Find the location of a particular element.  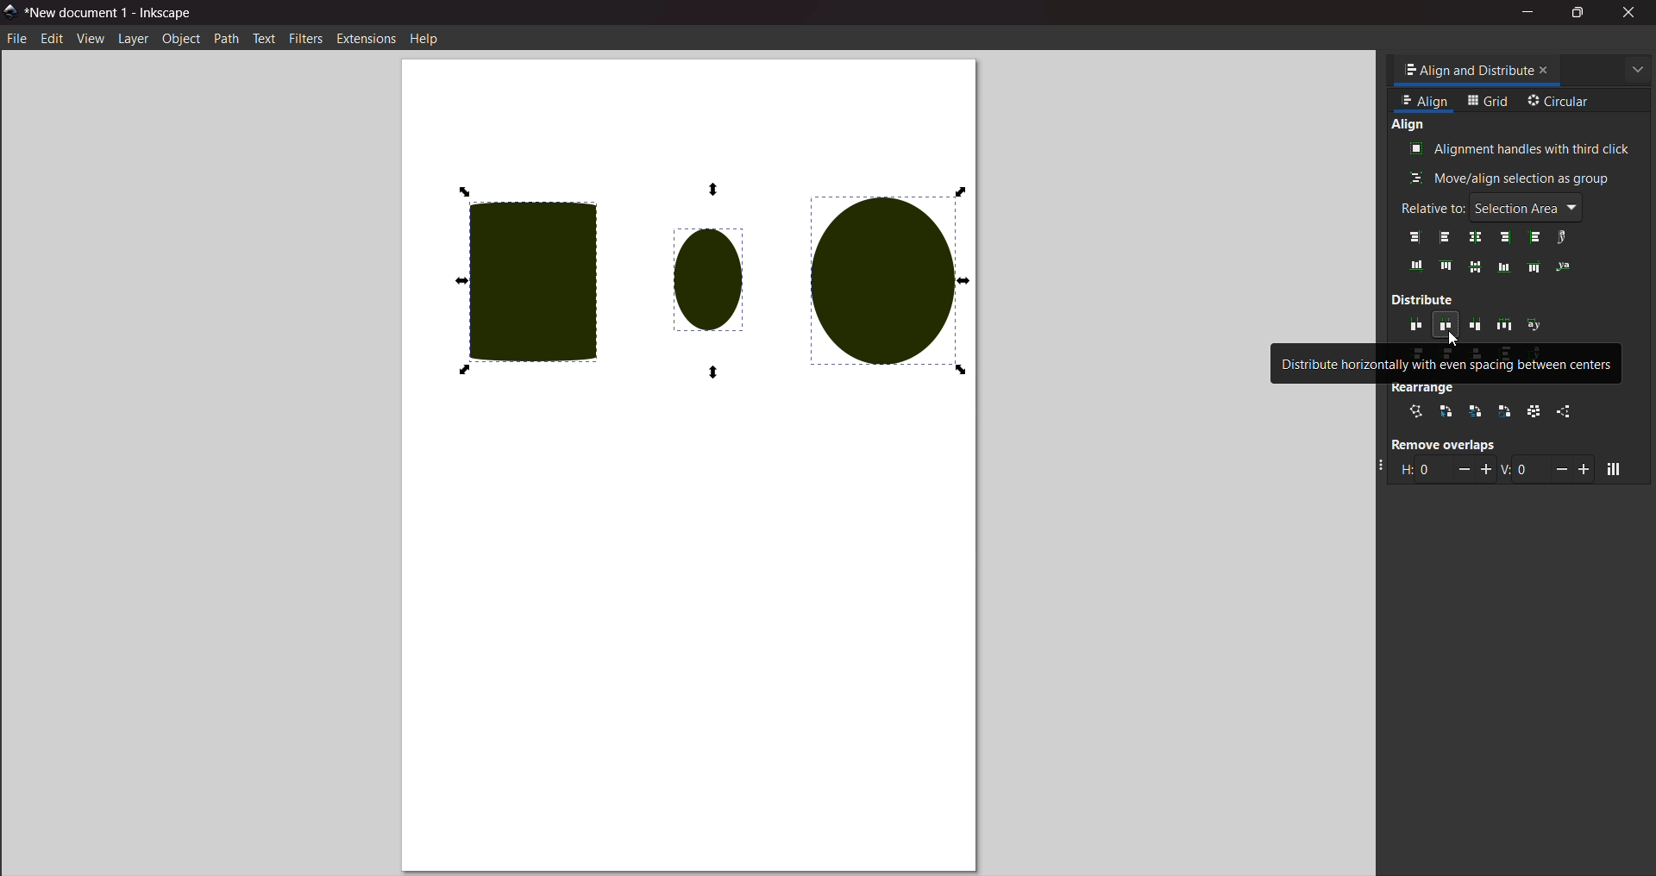

stacking order is located at coordinates (1476, 411).